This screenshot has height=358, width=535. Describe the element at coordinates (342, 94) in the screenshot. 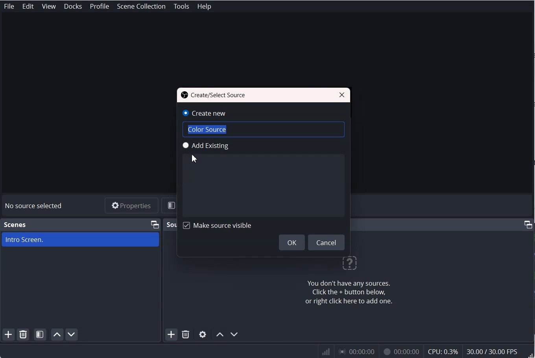

I see `Close` at that location.